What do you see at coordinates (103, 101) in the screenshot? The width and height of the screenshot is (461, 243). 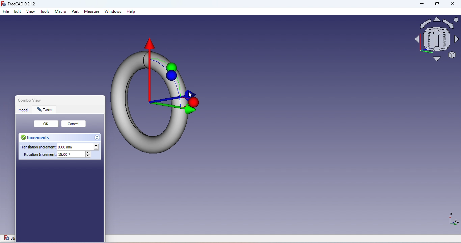 I see `Close` at bounding box center [103, 101].